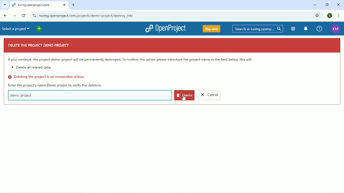  Describe the element at coordinates (131, 60) in the screenshot. I see `If you continue the project demo-project will be permanently destroyed. To confirm this action please introduce the project name below. This will:` at that location.